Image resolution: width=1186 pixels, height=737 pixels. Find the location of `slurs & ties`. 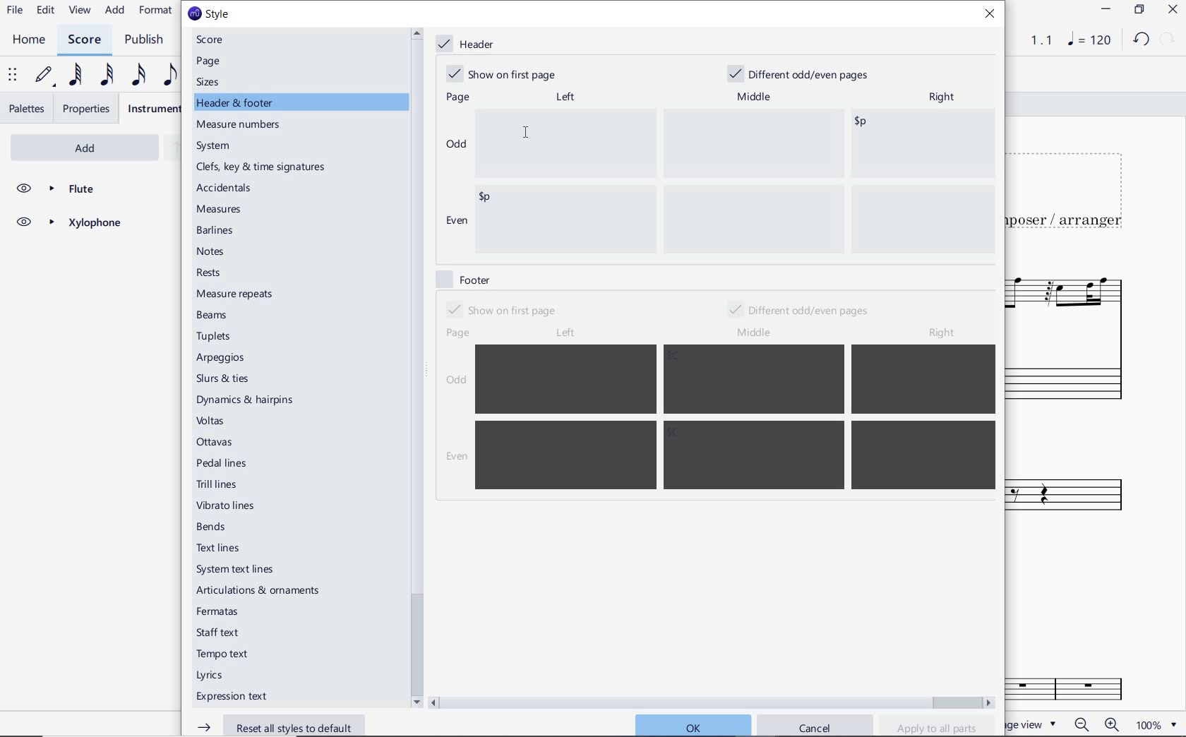

slurs & ties is located at coordinates (223, 380).